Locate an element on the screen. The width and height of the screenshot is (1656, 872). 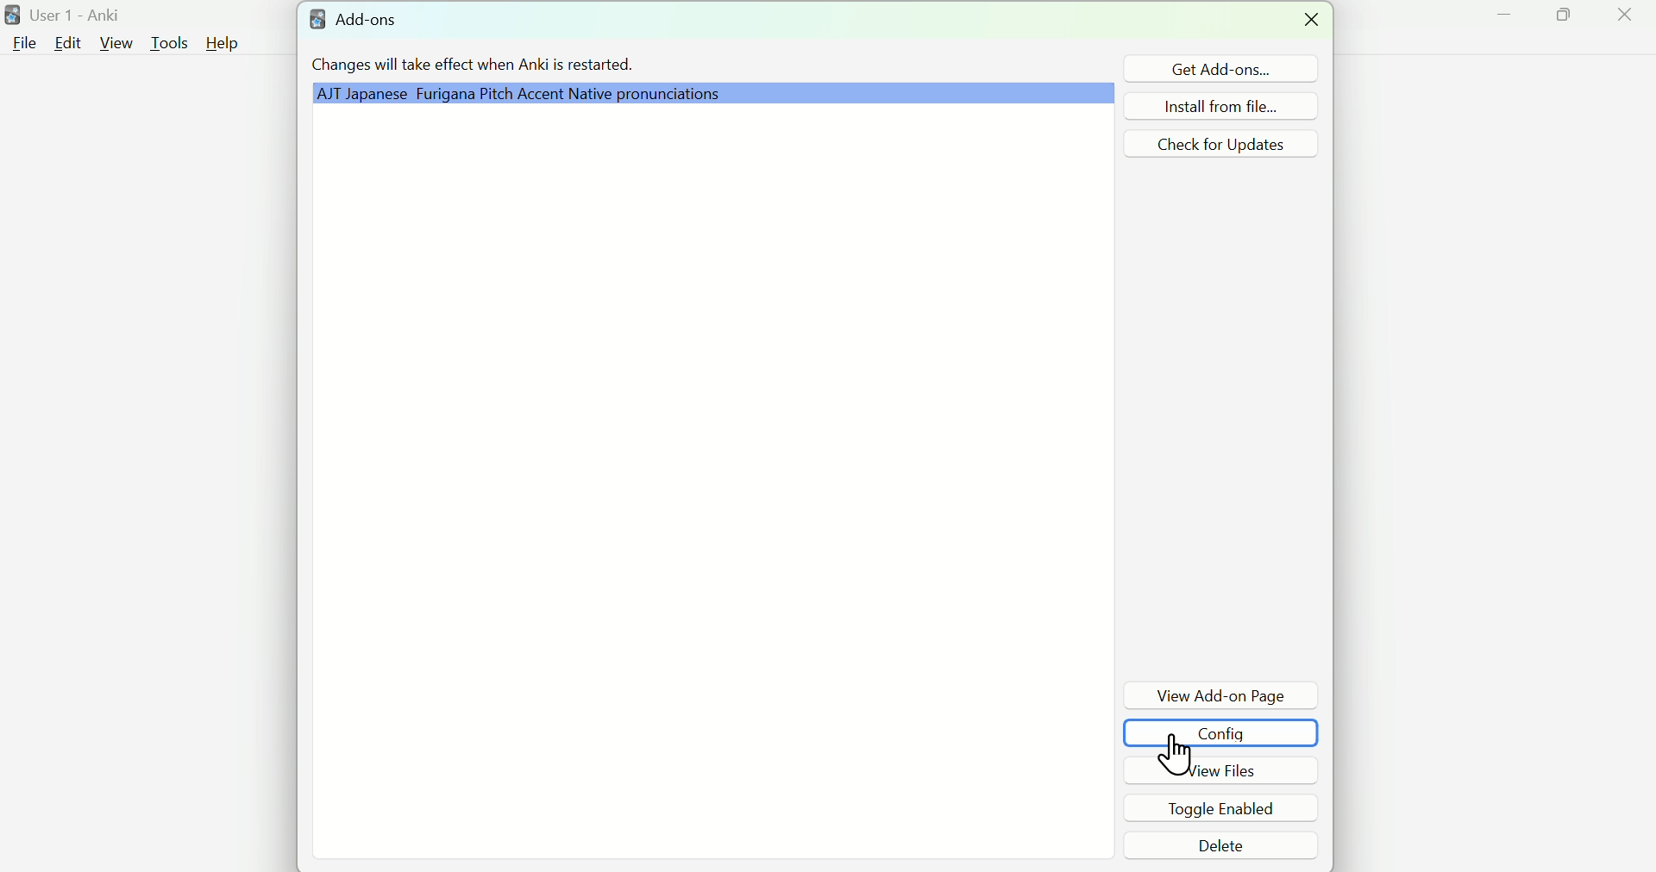
Minimize is located at coordinates (1512, 23).